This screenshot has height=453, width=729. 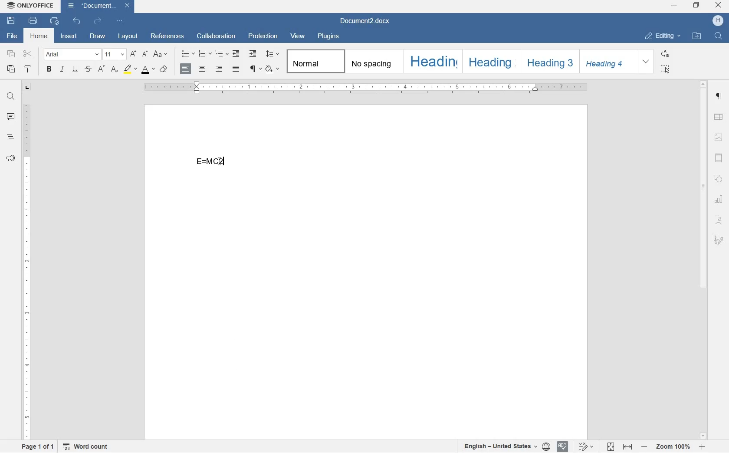 What do you see at coordinates (271, 69) in the screenshot?
I see `shading` at bounding box center [271, 69].